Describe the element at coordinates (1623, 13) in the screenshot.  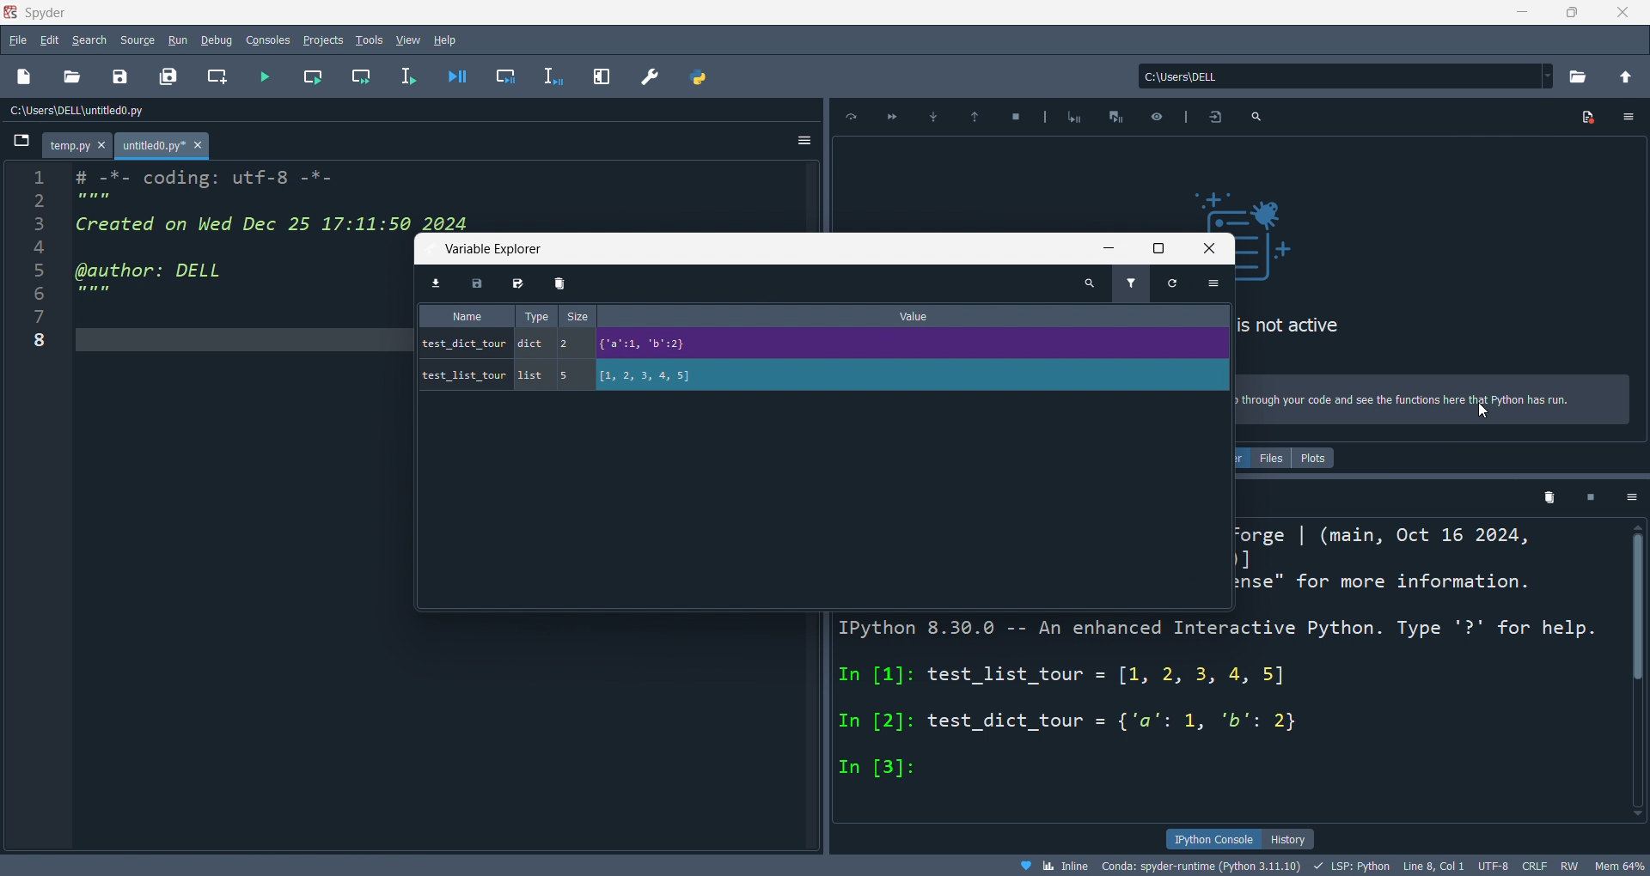
I see `close` at that location.